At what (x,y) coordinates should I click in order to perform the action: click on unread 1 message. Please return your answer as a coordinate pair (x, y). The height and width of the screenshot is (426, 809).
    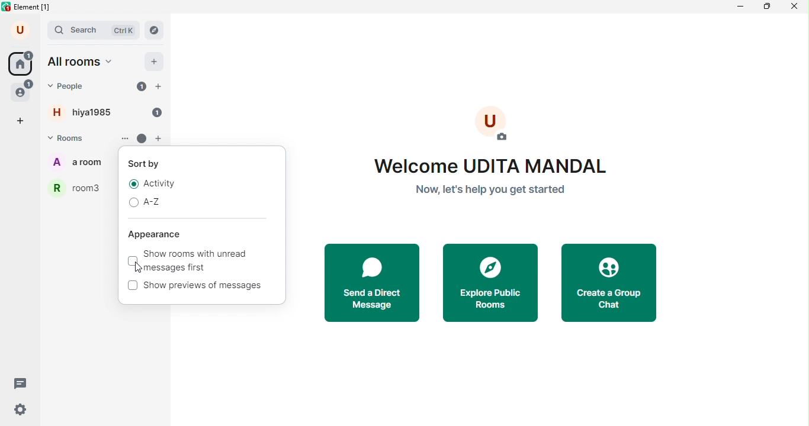
    Looking at the image, I should click on (159, 114).